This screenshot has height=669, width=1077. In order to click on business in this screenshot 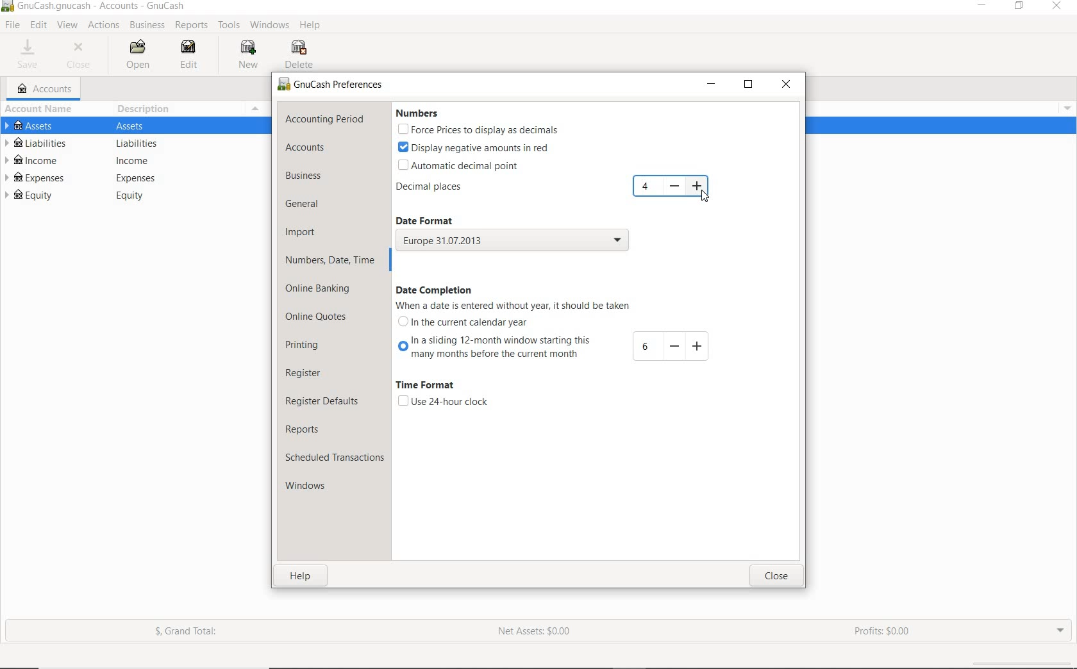, I will do `click(307, 176)`.